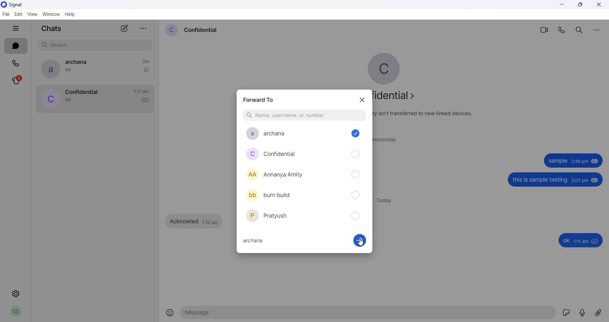 This screenshot has height=322, width=609. I want to click on 2:46 pm, so click(579, 162).